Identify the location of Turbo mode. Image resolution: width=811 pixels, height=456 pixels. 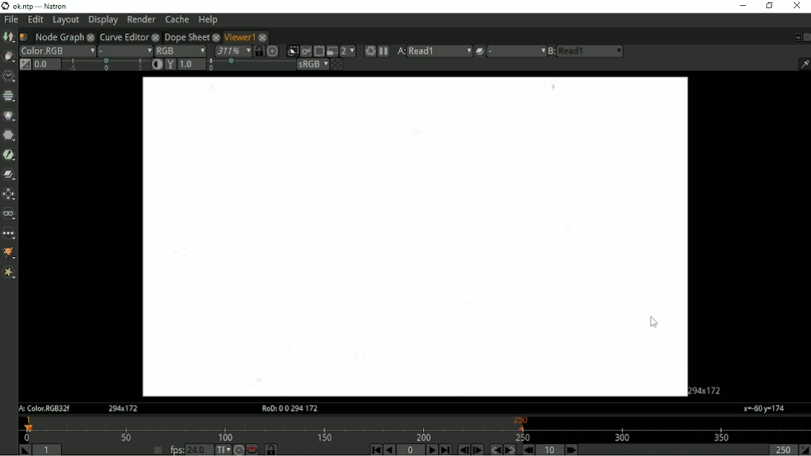
(239, 449).